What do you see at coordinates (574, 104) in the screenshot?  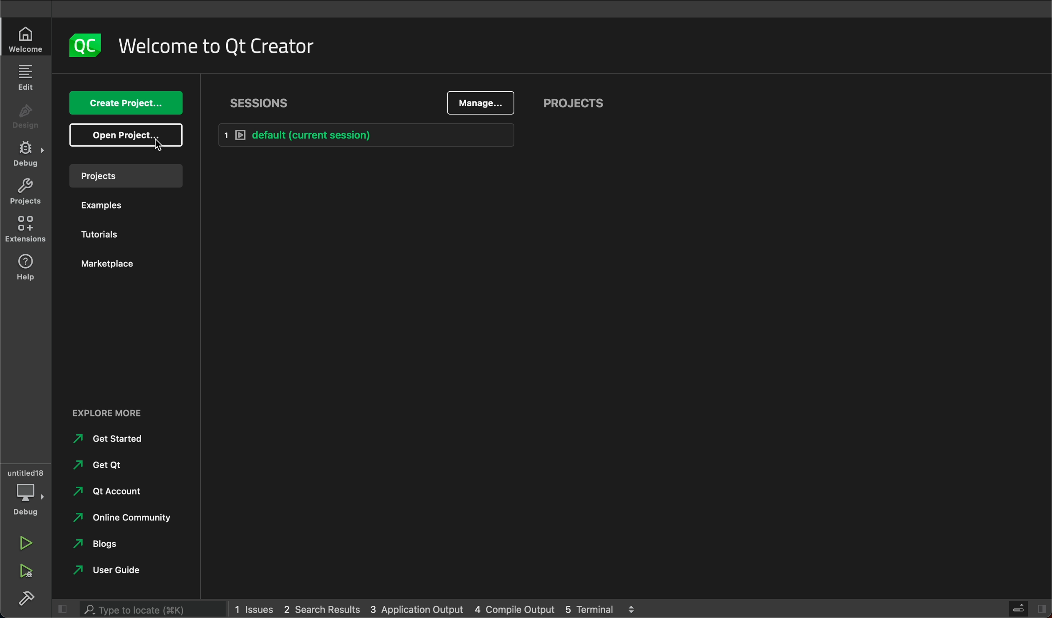 I see `projects` at bounding box center [574, 104].